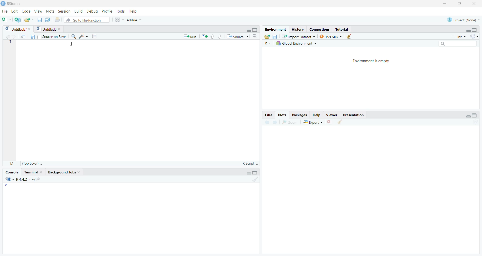  Describe the element at coordinates (475, 122) in the screenshot. I see `Refresh` at that location.